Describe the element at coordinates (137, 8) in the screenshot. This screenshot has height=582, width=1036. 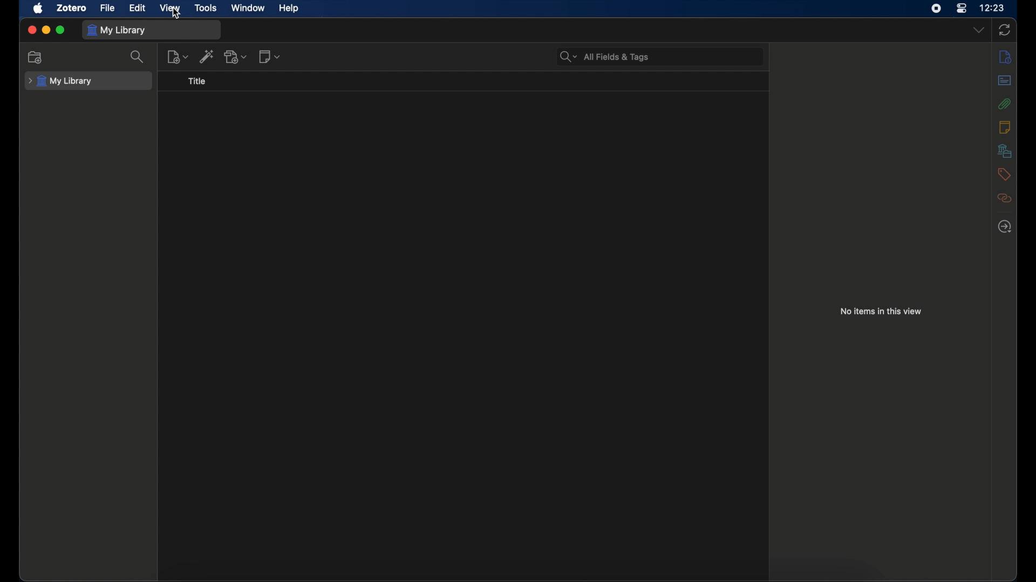
I see `edit` at that location.